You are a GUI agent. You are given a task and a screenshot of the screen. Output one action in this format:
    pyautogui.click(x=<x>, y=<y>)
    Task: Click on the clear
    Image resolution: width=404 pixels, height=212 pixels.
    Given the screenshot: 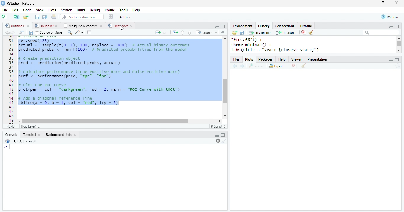 What is the action you would take?
    pyautogui.click(x=224, y=141)
    